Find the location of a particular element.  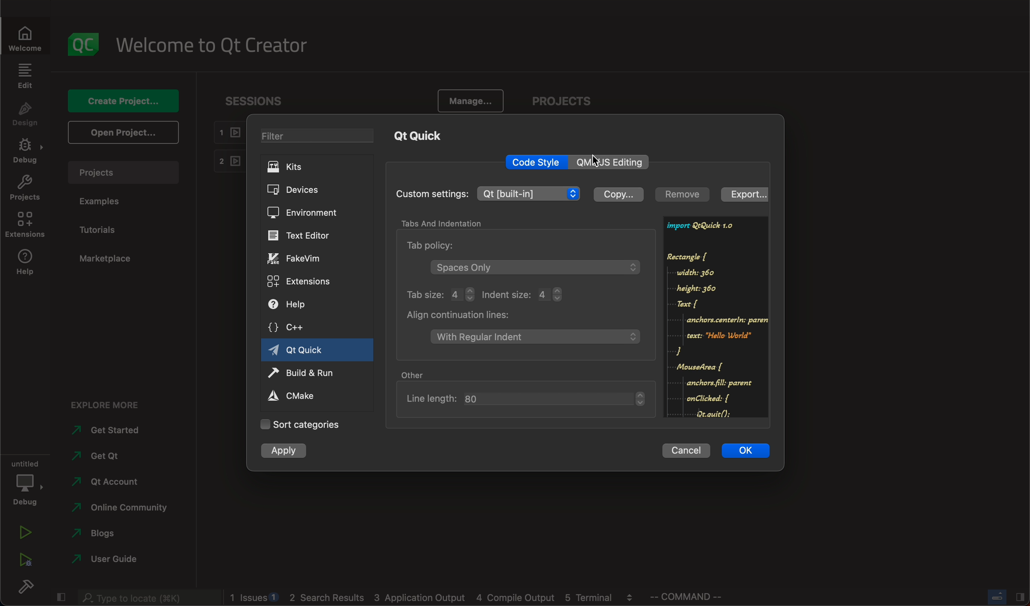

align lines is located at coordinates (526, 328).